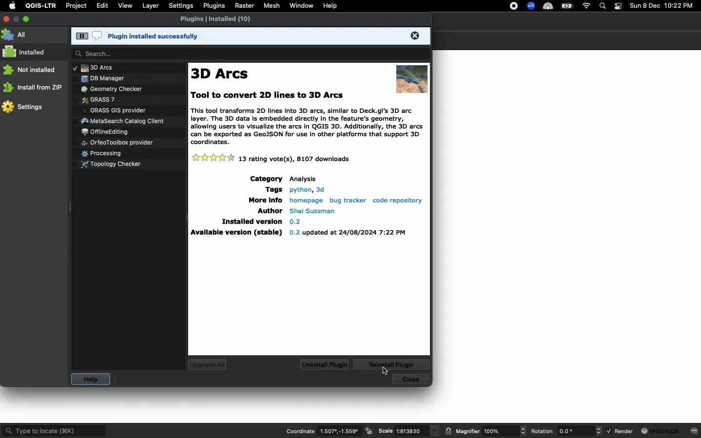 Image resolution: width=701 pixels, height=438 pixels. Describe the element at coordinates (313, 211) in the screenshot. I see `author` at that location.